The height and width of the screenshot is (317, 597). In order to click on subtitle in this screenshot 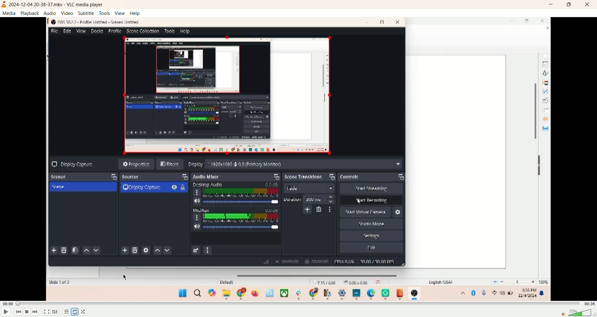, I will do `click(86, 13)`.